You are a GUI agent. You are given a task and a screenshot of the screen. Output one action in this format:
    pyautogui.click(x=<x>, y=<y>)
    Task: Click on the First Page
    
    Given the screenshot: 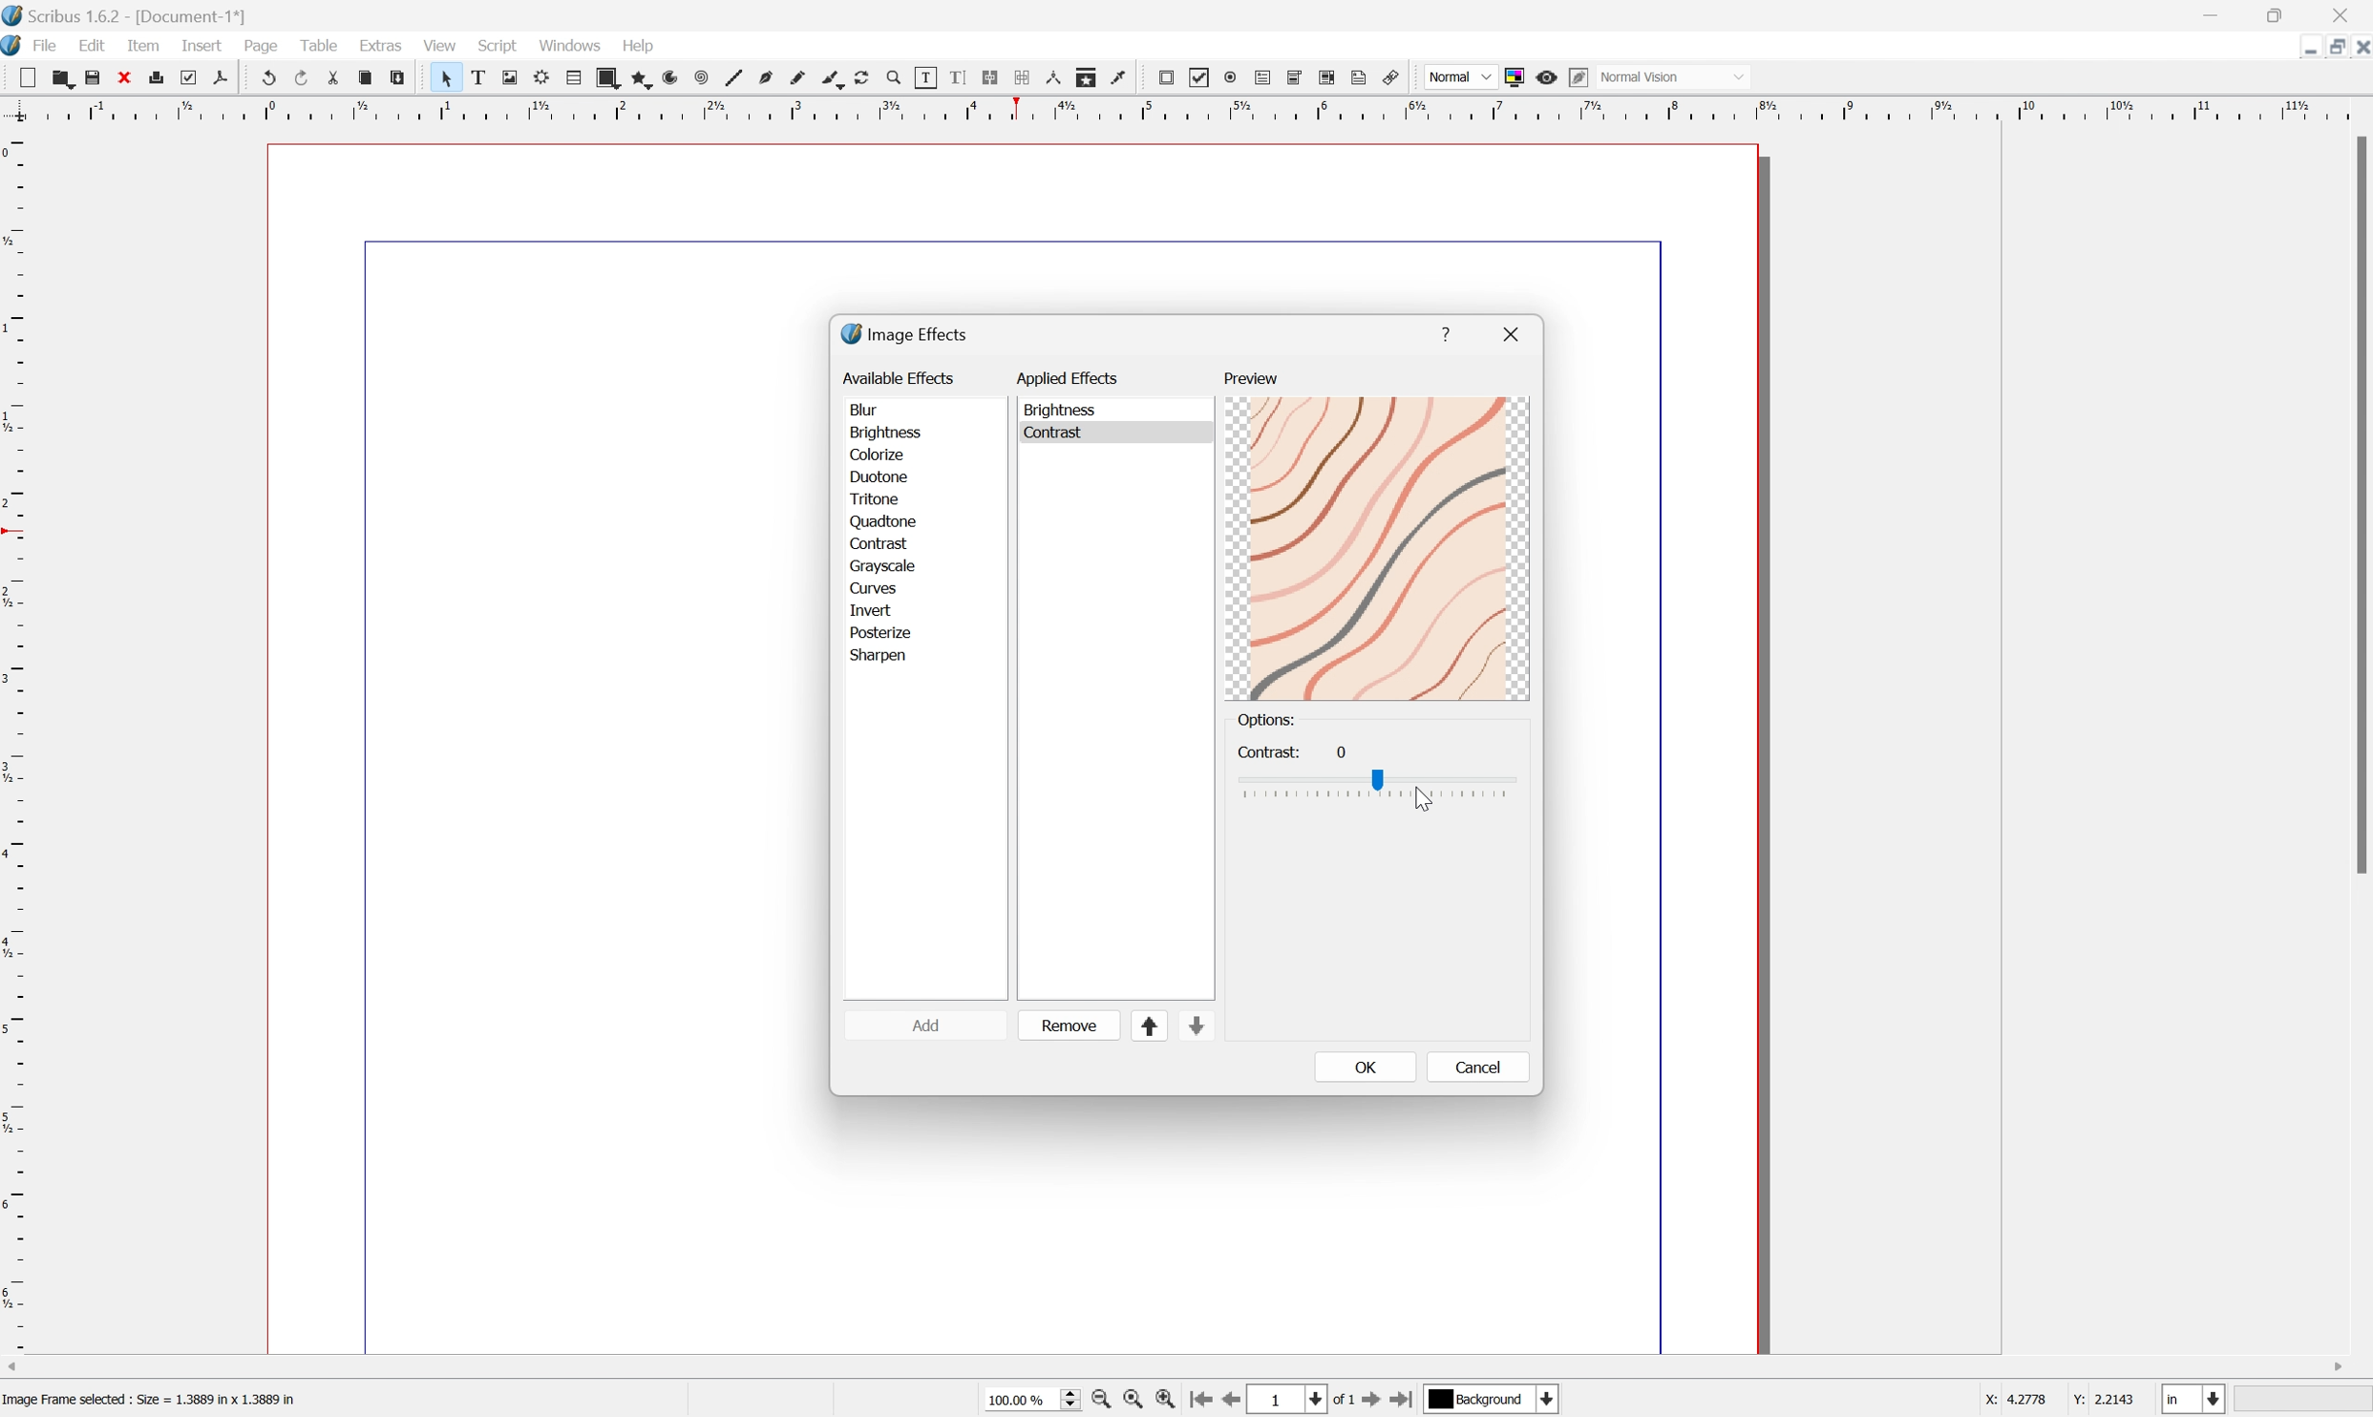 What is the action you would take?
    pyautogui.click(x=1203, y=1399)
    